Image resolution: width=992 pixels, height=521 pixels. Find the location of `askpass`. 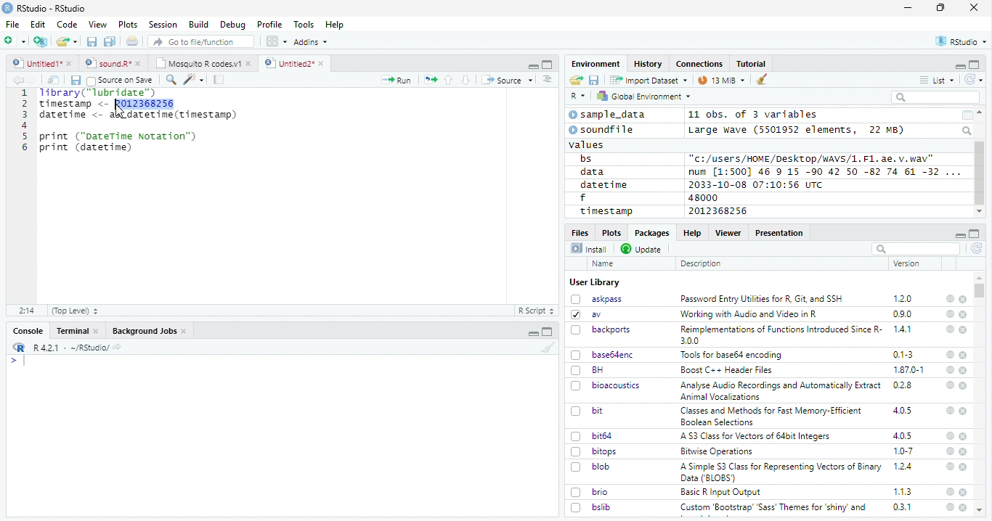

askpass is located at coordinates (595, 299).